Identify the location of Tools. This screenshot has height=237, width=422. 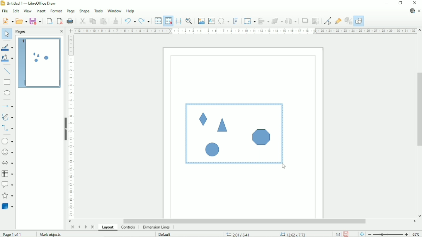
(99, 10).